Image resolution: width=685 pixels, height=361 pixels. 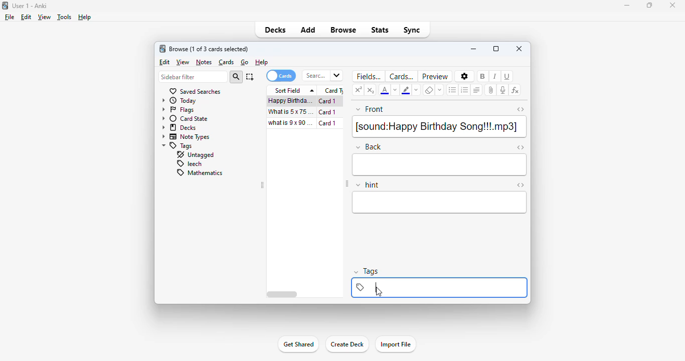 What do you see at coordinates (291, 123) in the screenshot?
I see `what is 9x90=?` at bounding box center [291, 123].